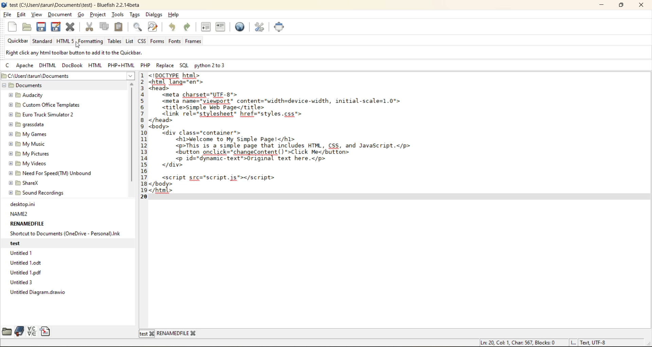  What do you see at coordinates (66, 41) in the screenshot?
I see `html` at bounding box center [66, 41].